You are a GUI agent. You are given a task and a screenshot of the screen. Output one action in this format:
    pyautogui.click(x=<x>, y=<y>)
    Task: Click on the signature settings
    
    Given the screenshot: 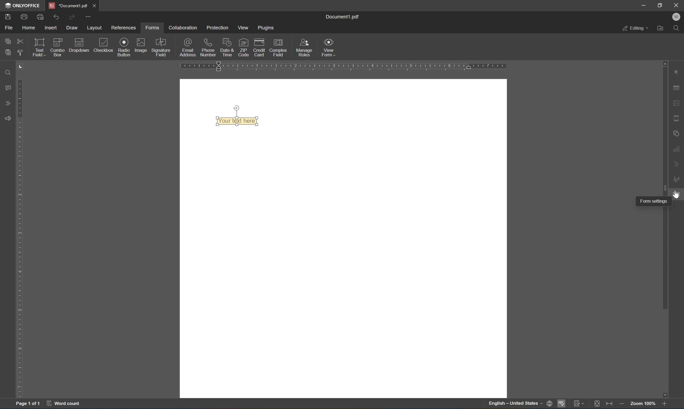 What is the action you would take?
    pyautogui.click(x=678, y=179)
    